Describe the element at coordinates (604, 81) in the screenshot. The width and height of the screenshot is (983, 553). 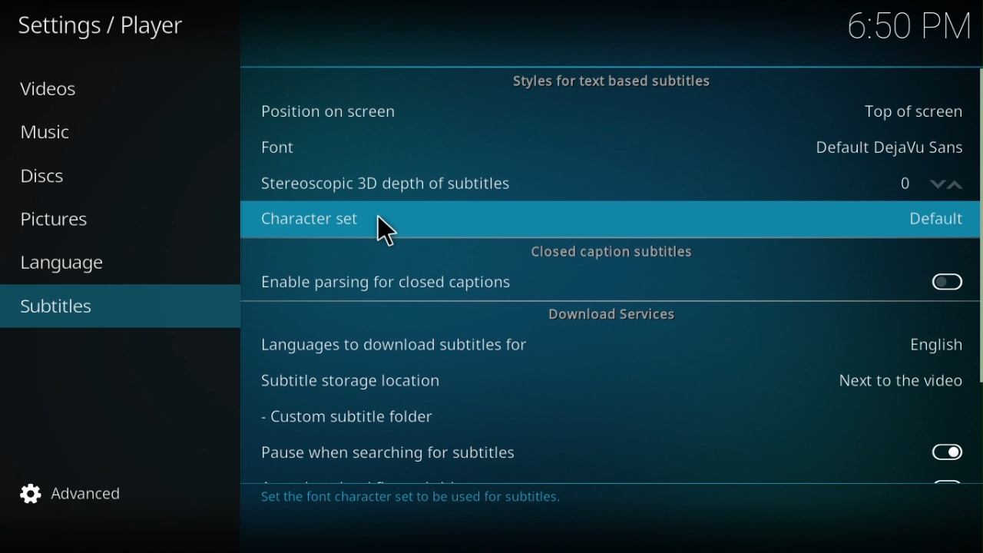
I see `Styles for the text based subtitles` at that location.